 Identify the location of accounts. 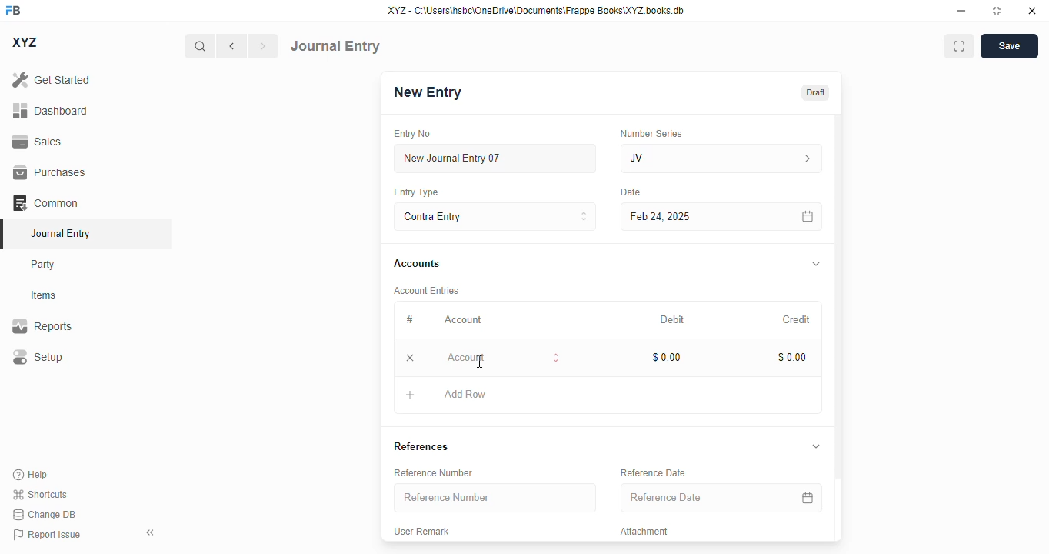
(417, 265).